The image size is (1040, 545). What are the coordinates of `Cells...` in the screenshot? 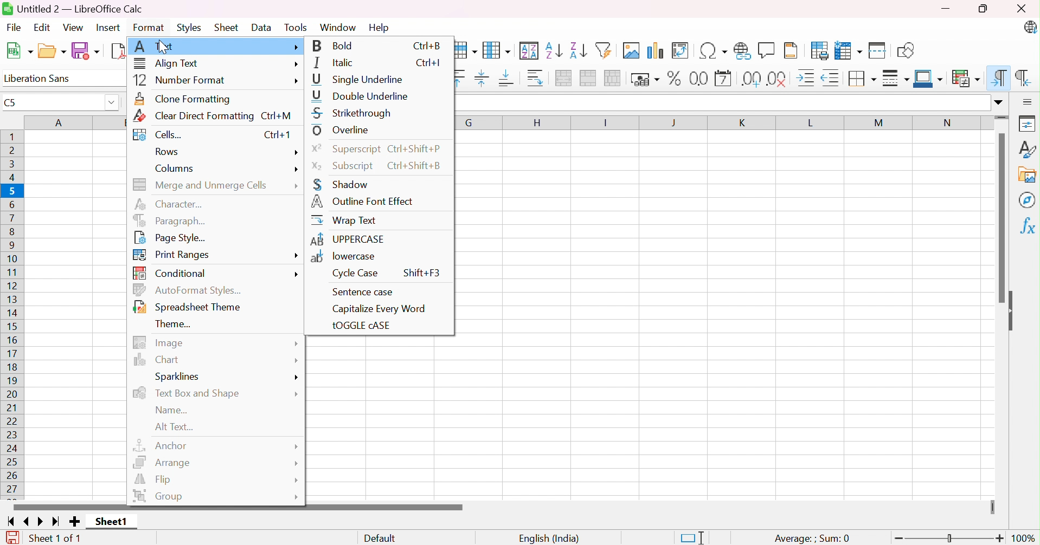 It's located at (161, 133).